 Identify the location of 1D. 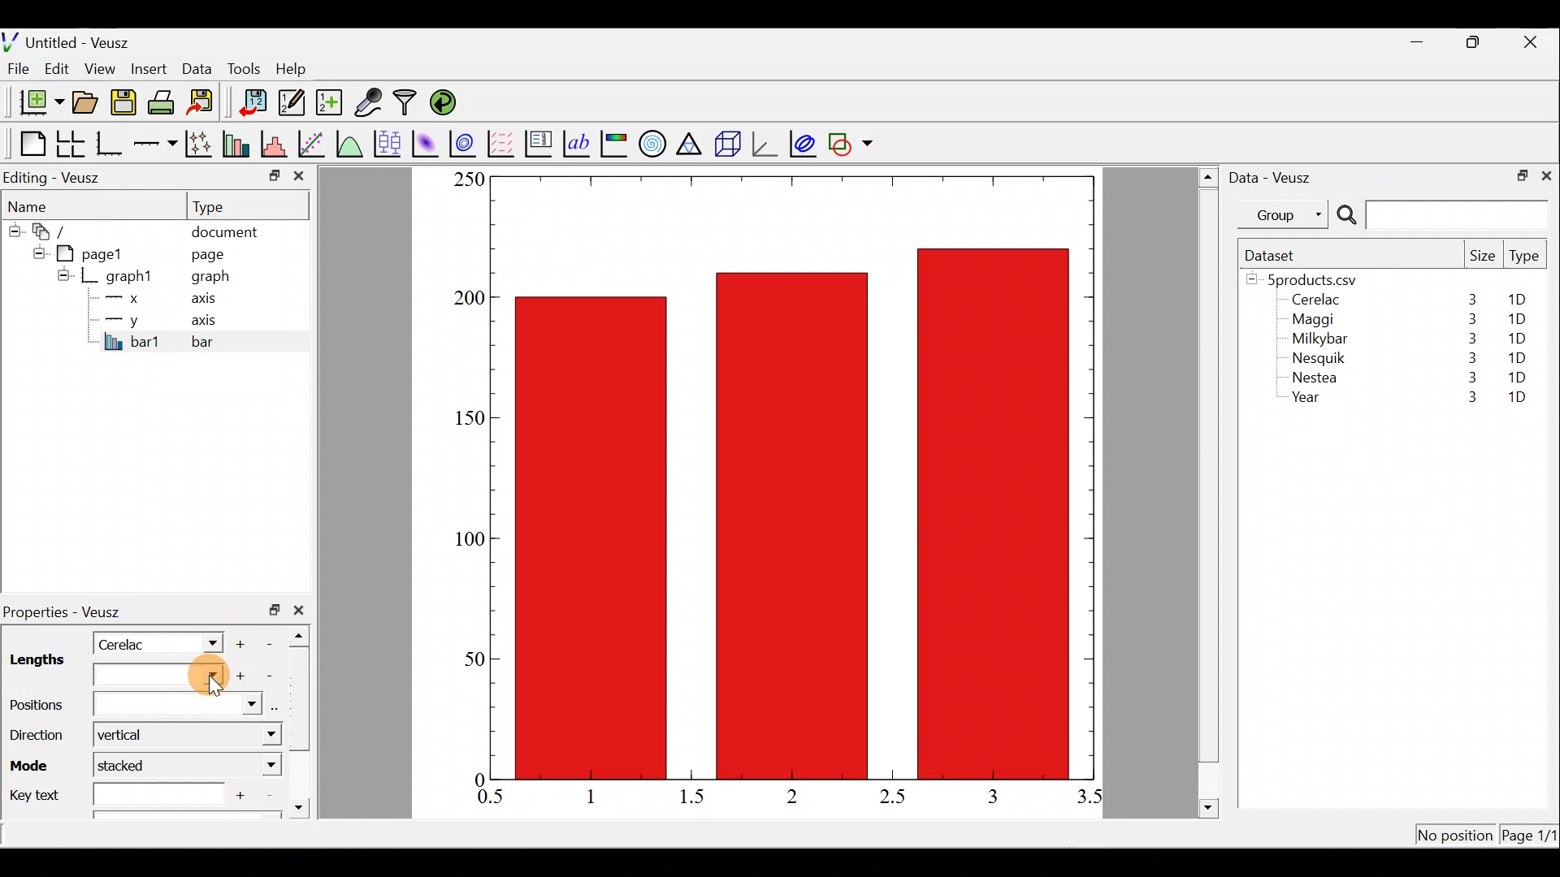
(1519, 355).